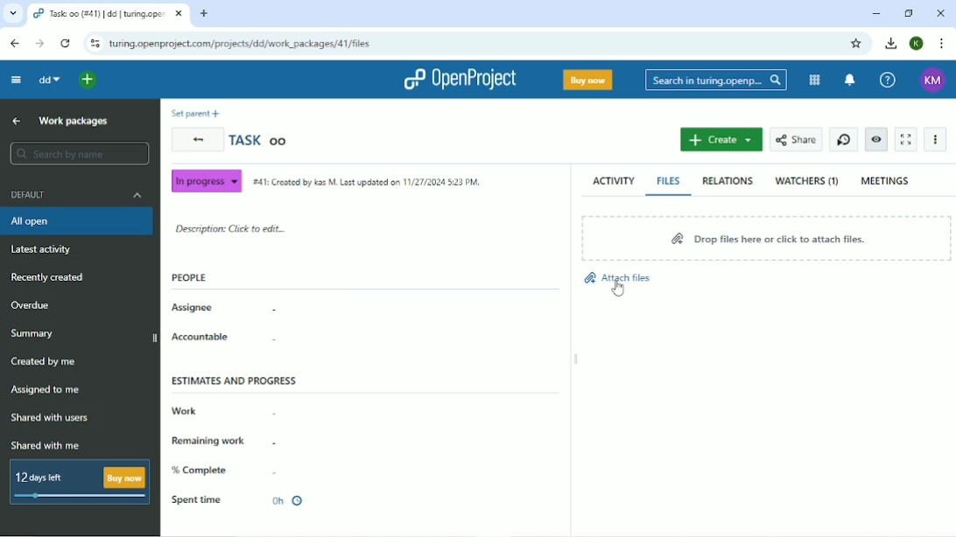 This screenshot has width=956, height=537. I want to click on Unwatch work package, so click(876, 139).